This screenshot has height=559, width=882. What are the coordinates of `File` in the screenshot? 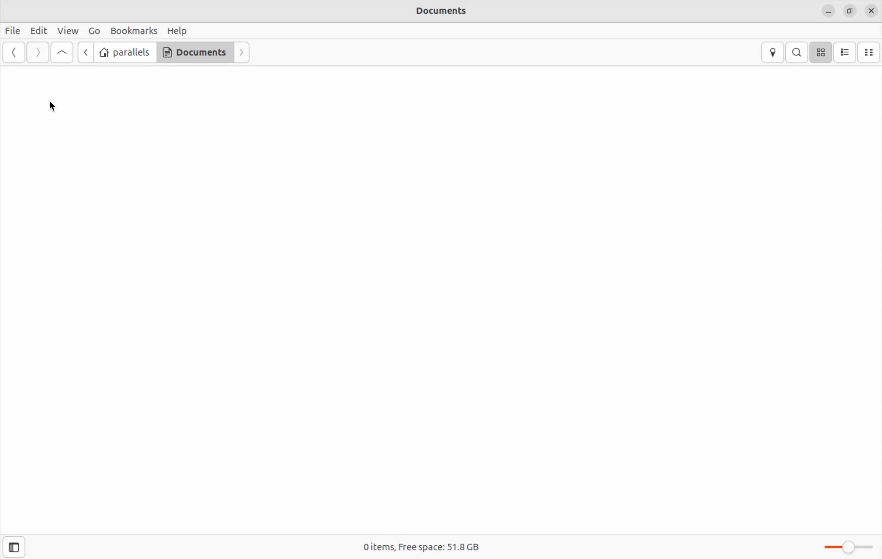 It's located at (14, 31).